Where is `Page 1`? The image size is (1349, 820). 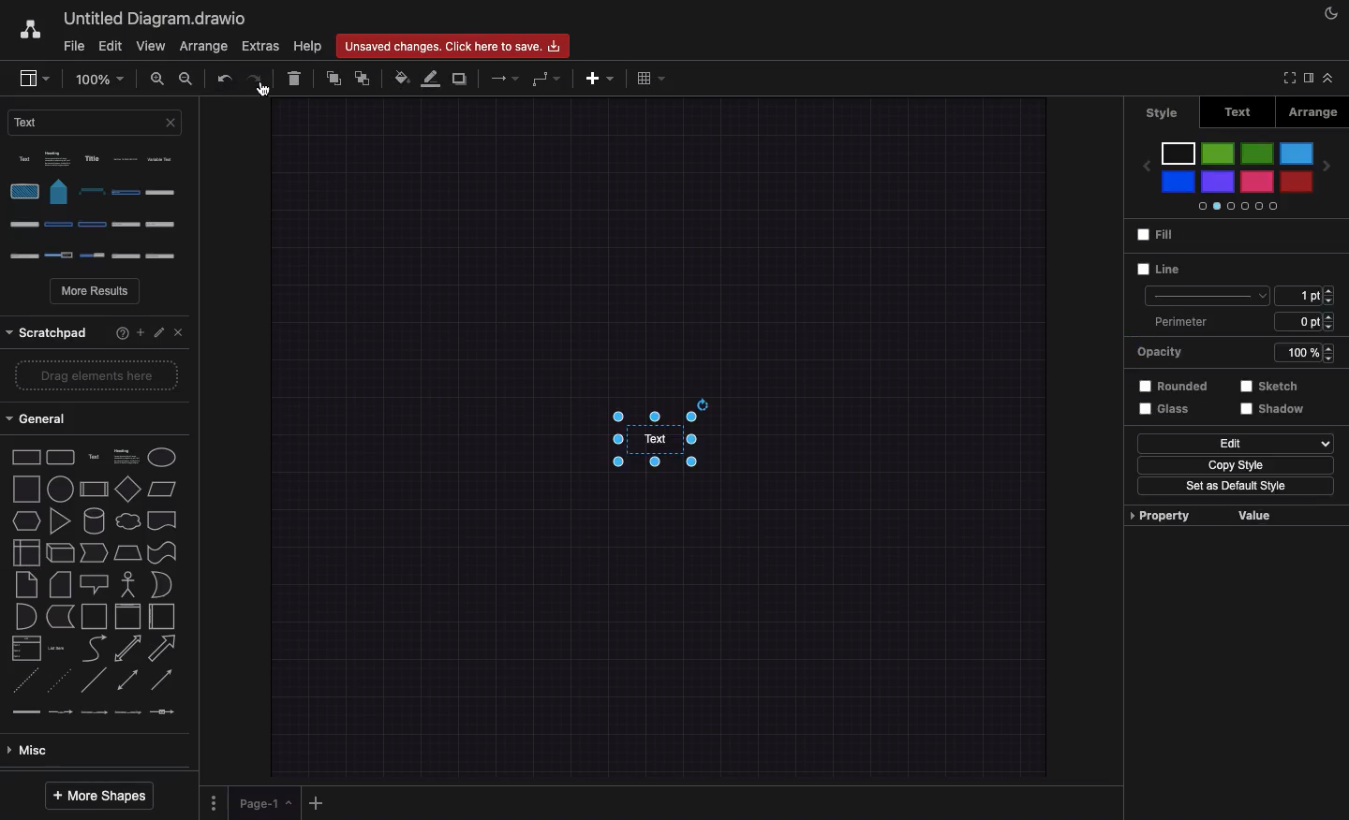 Page 1 is located at coordinates (267, 804).